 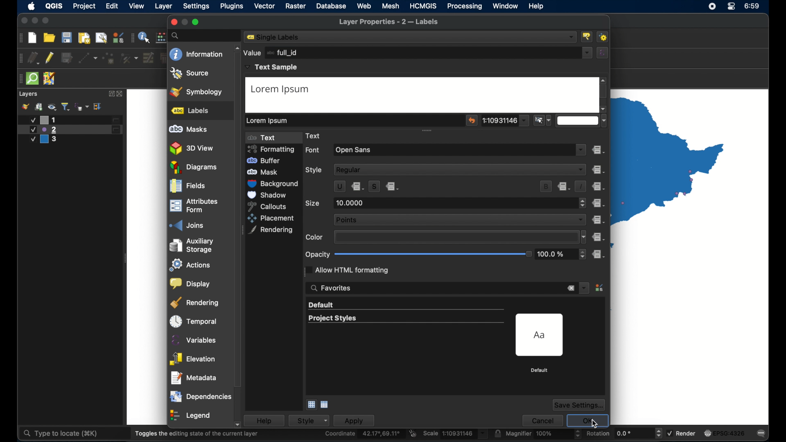 I want to click on shadow, so click(x=269, y=195).